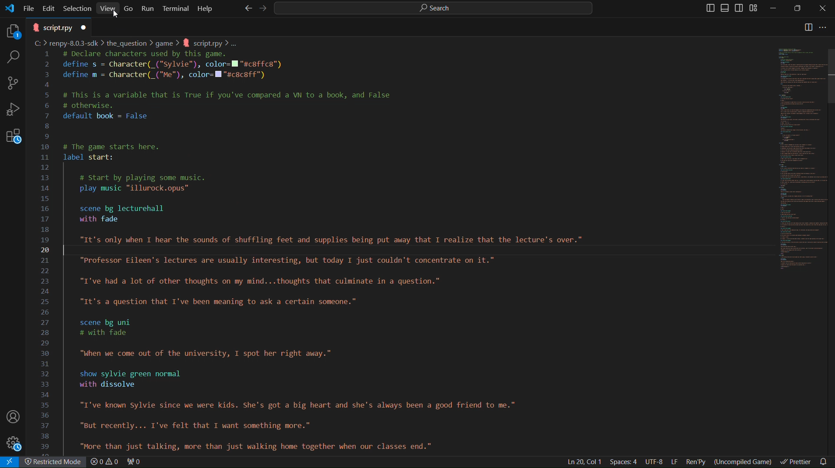 The height and width of the screenshot is (468, 835). What do you see at coordinates (583, 461) in the screenshot?
I see `Ln 20, col 1` at bounding box center [583, 461].